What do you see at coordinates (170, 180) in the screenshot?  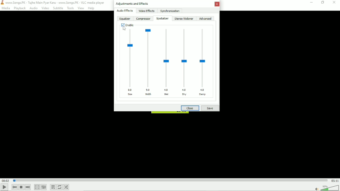 I see `Play duration` at bounding box center [170, 180].